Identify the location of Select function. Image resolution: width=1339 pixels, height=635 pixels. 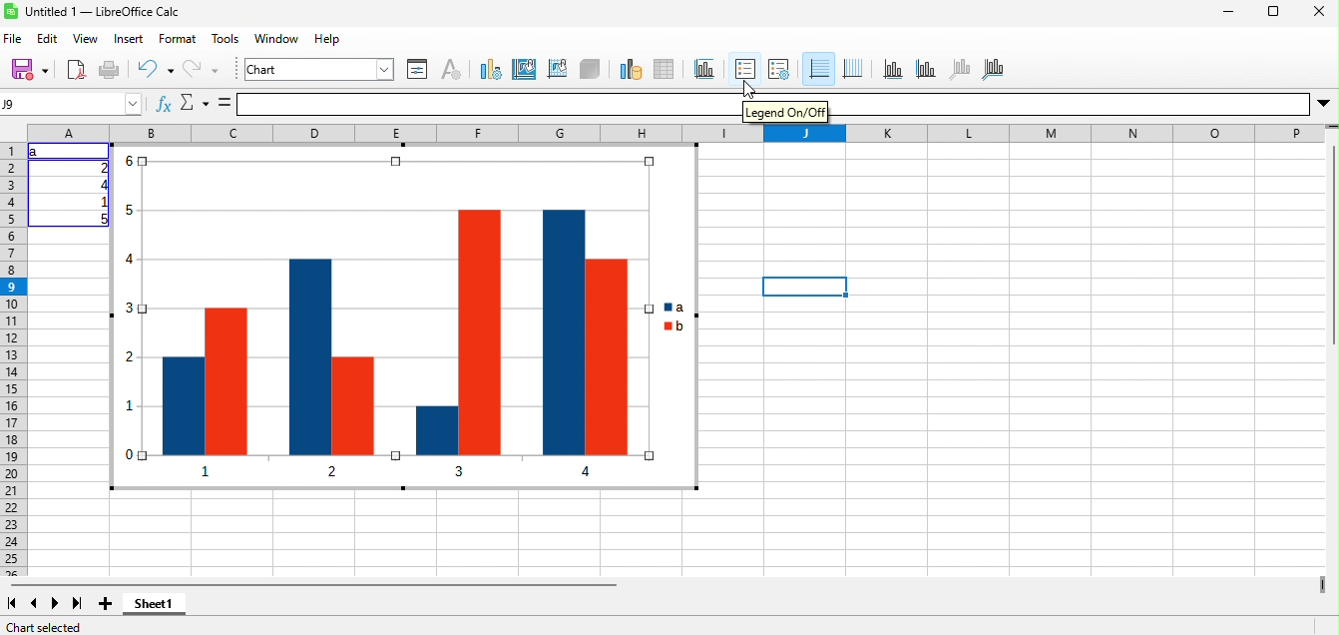
(196, 103).